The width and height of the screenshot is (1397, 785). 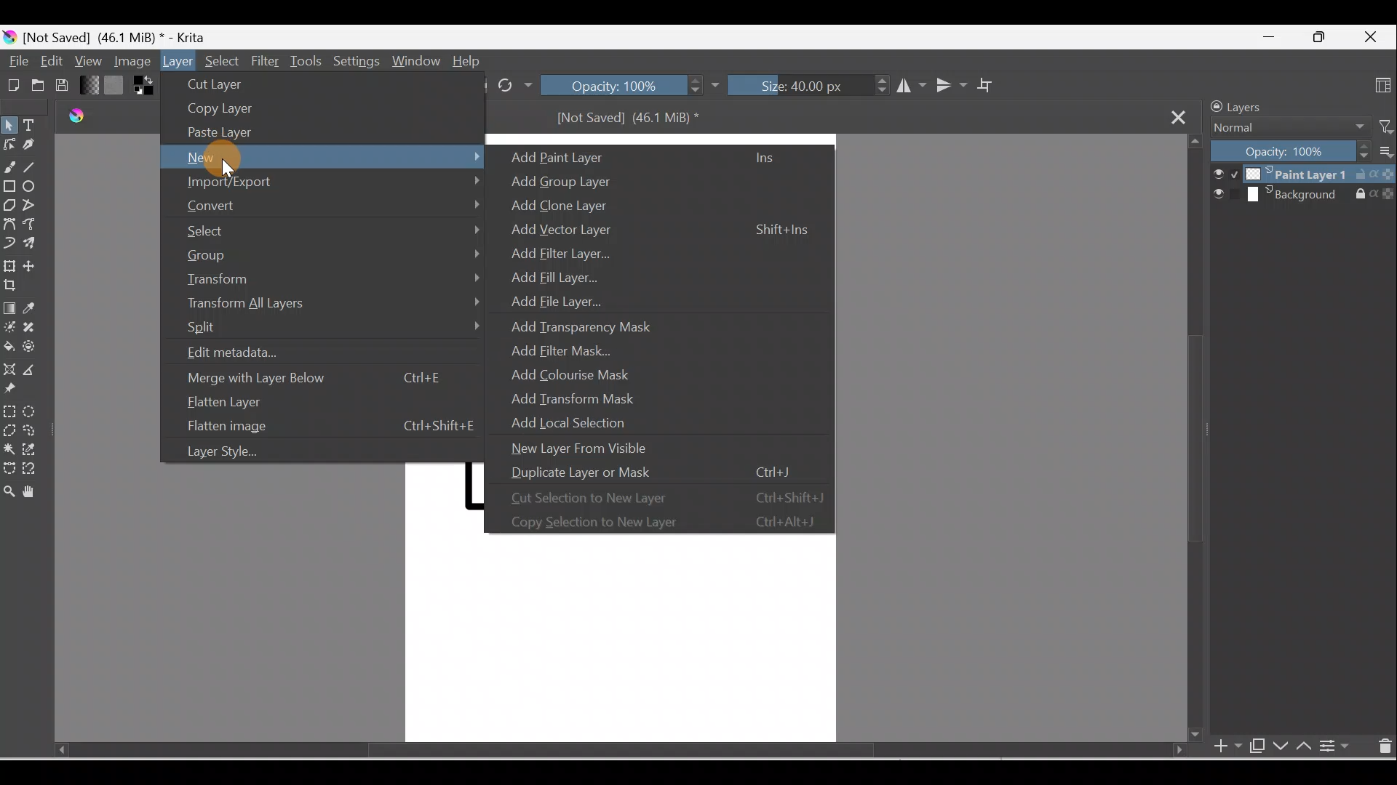 I want to click on New layer from visible, so click(x=589, y=448).